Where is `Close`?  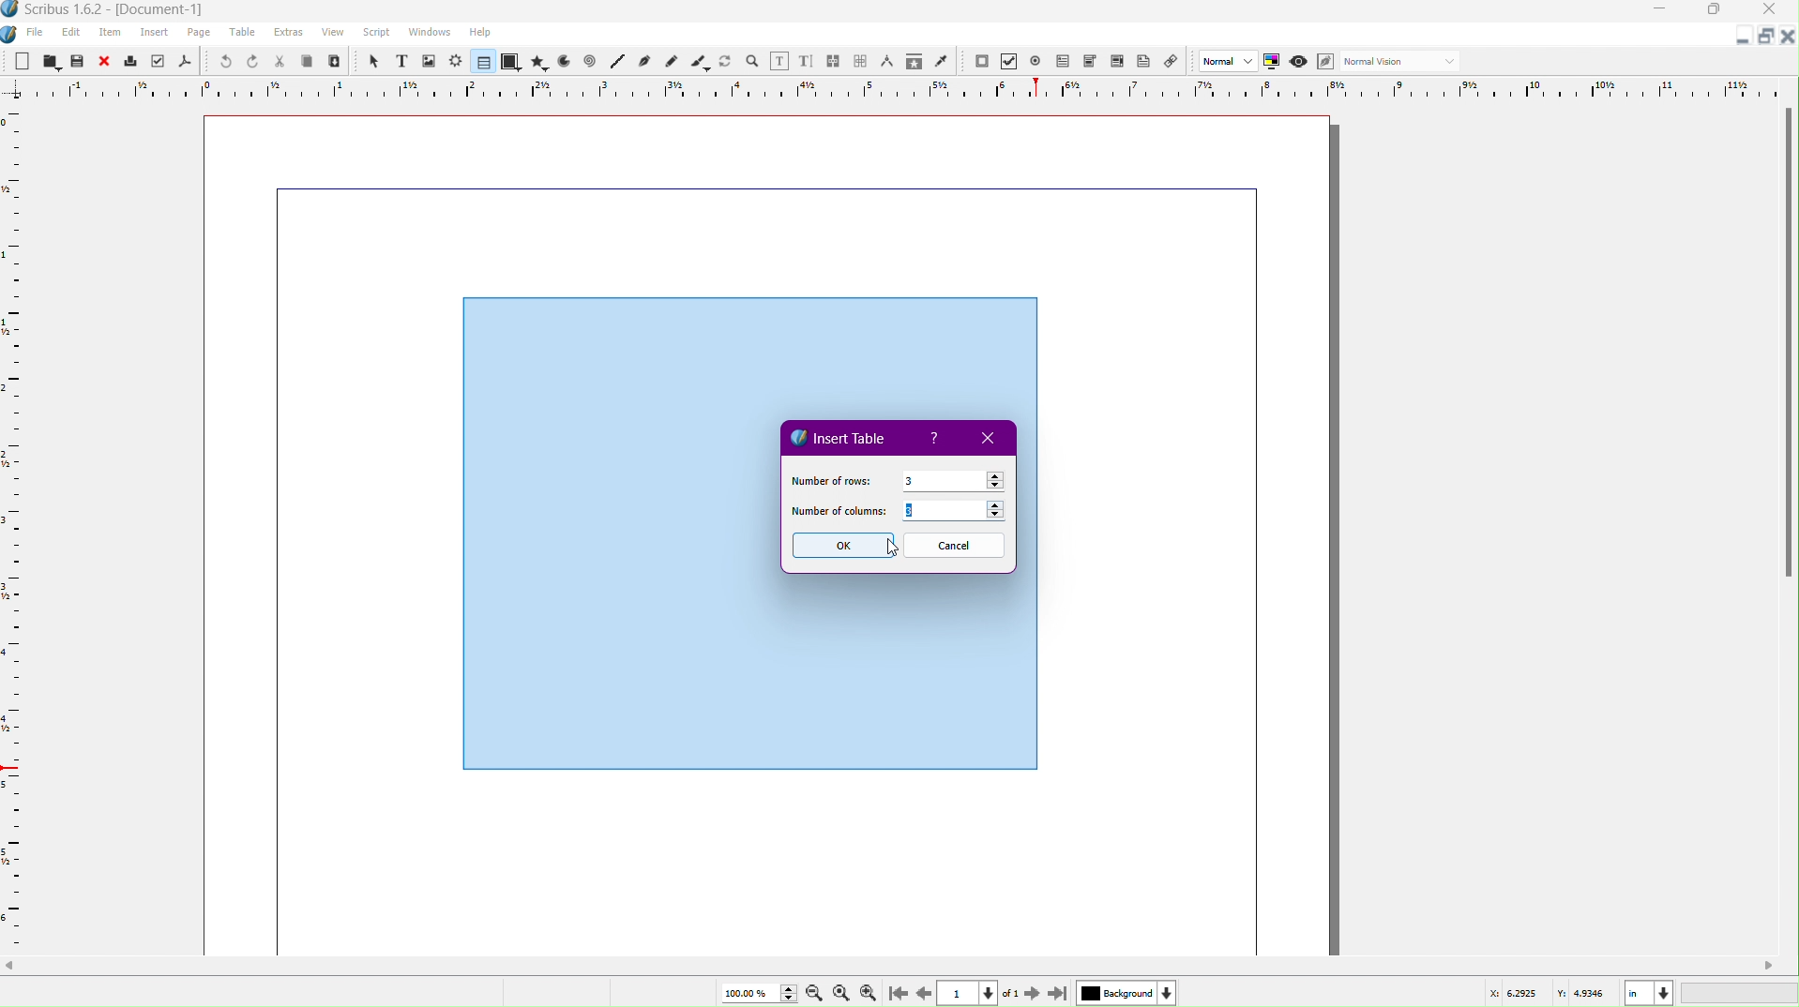
Close is located at coordinates (106, 61).